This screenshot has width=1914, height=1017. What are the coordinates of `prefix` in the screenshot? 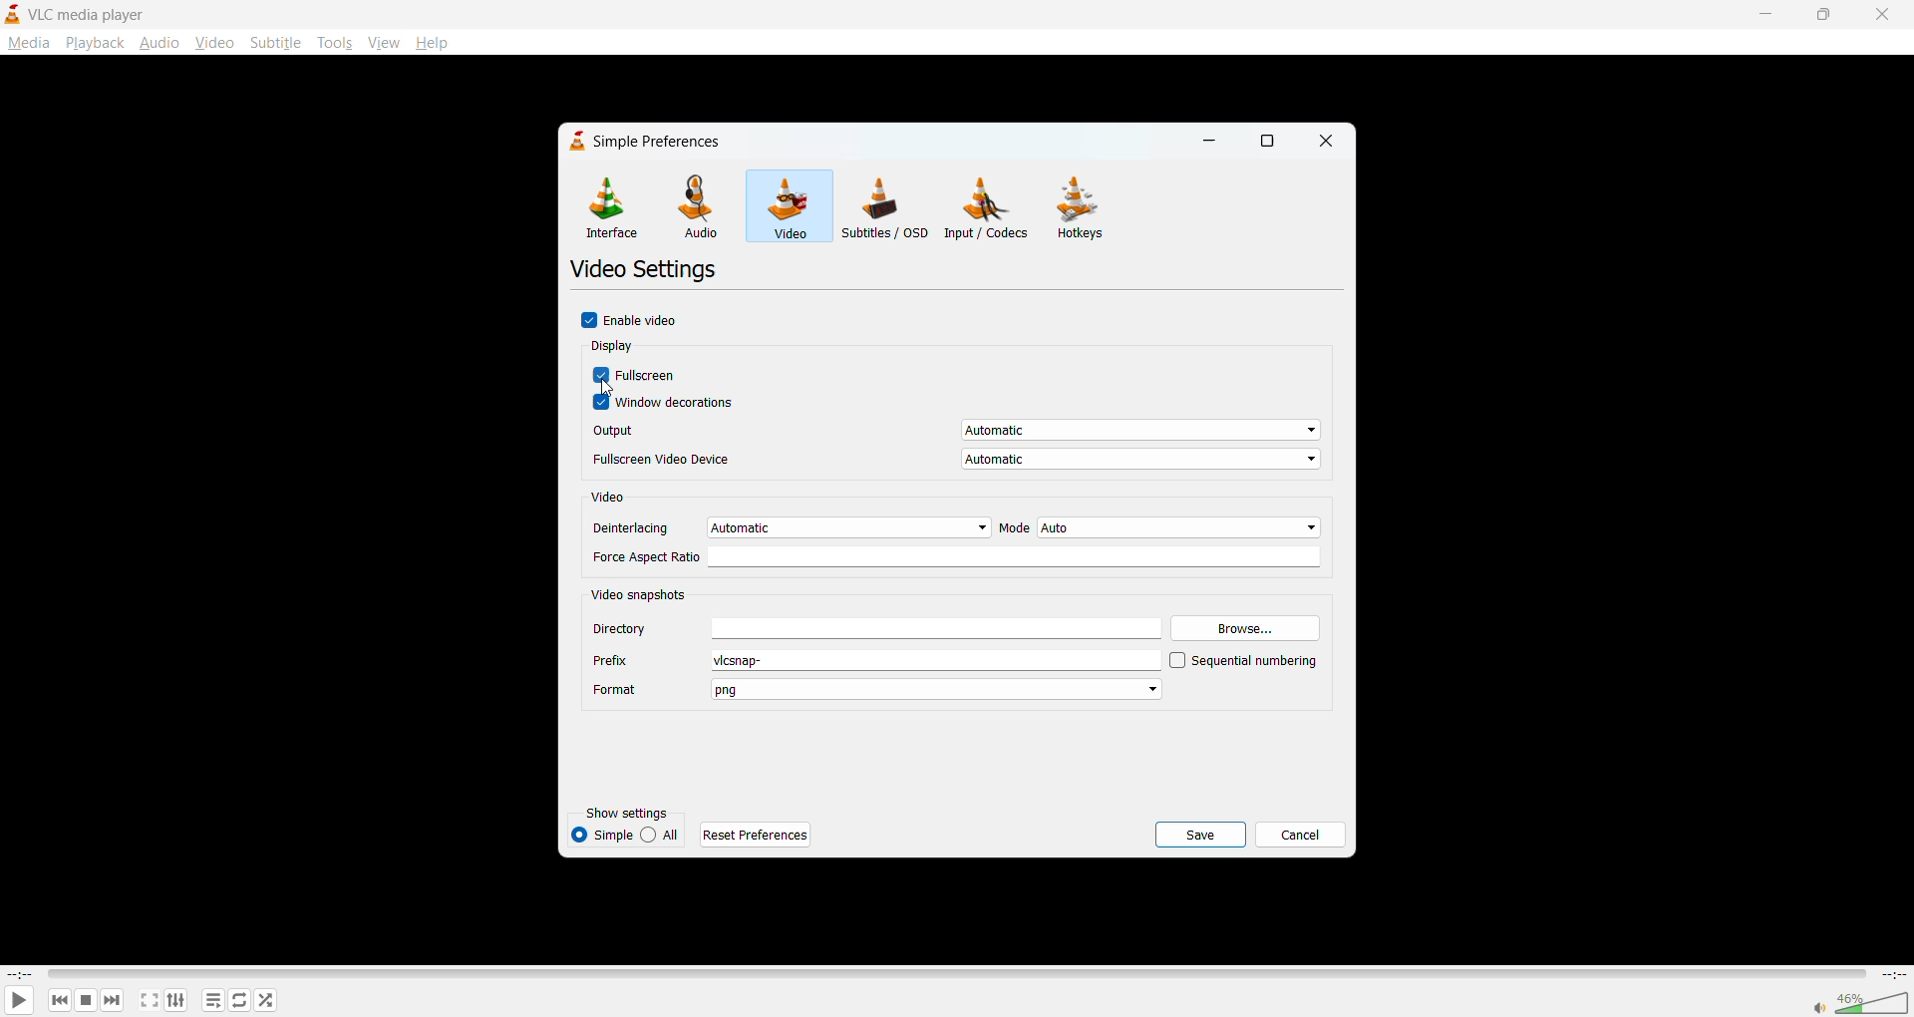 It's located at (874, 661).